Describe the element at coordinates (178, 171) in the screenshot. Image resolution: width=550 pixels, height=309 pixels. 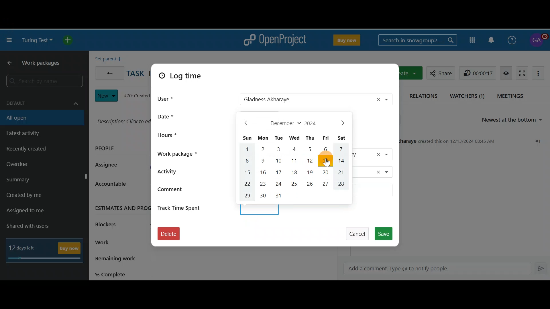
I see `Activity` at that location.